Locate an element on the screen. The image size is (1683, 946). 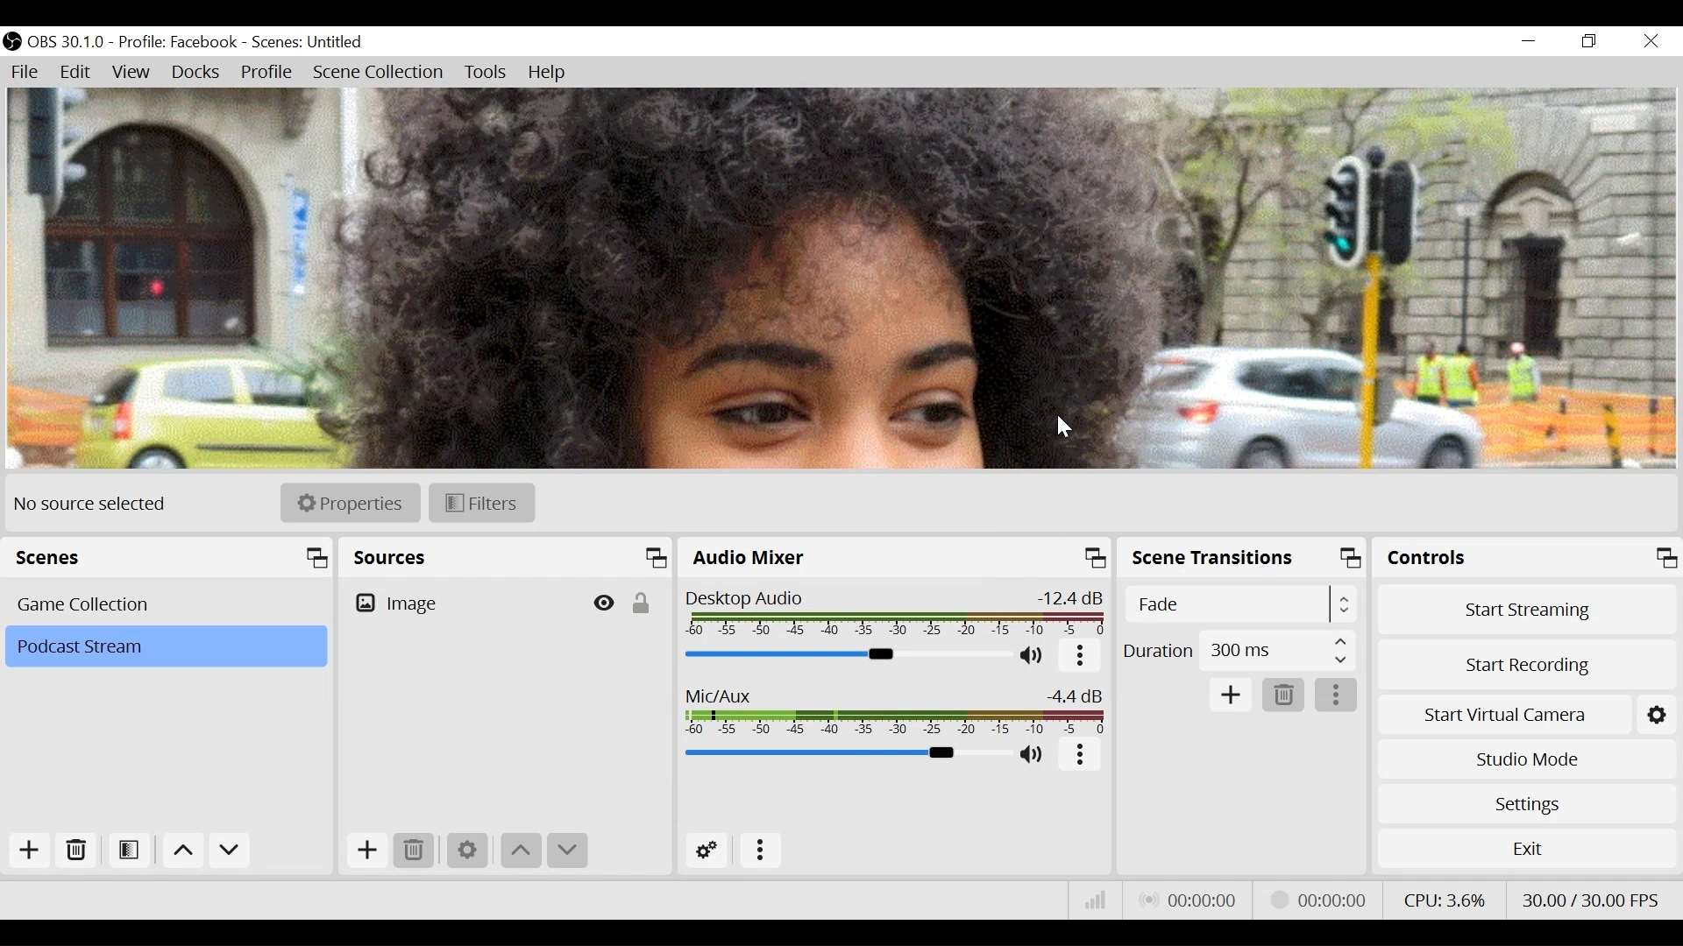
cursor is located at coordinates (1064, 428).